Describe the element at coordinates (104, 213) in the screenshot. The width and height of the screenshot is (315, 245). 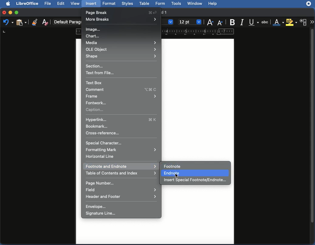
I see `Signature line` at that location.